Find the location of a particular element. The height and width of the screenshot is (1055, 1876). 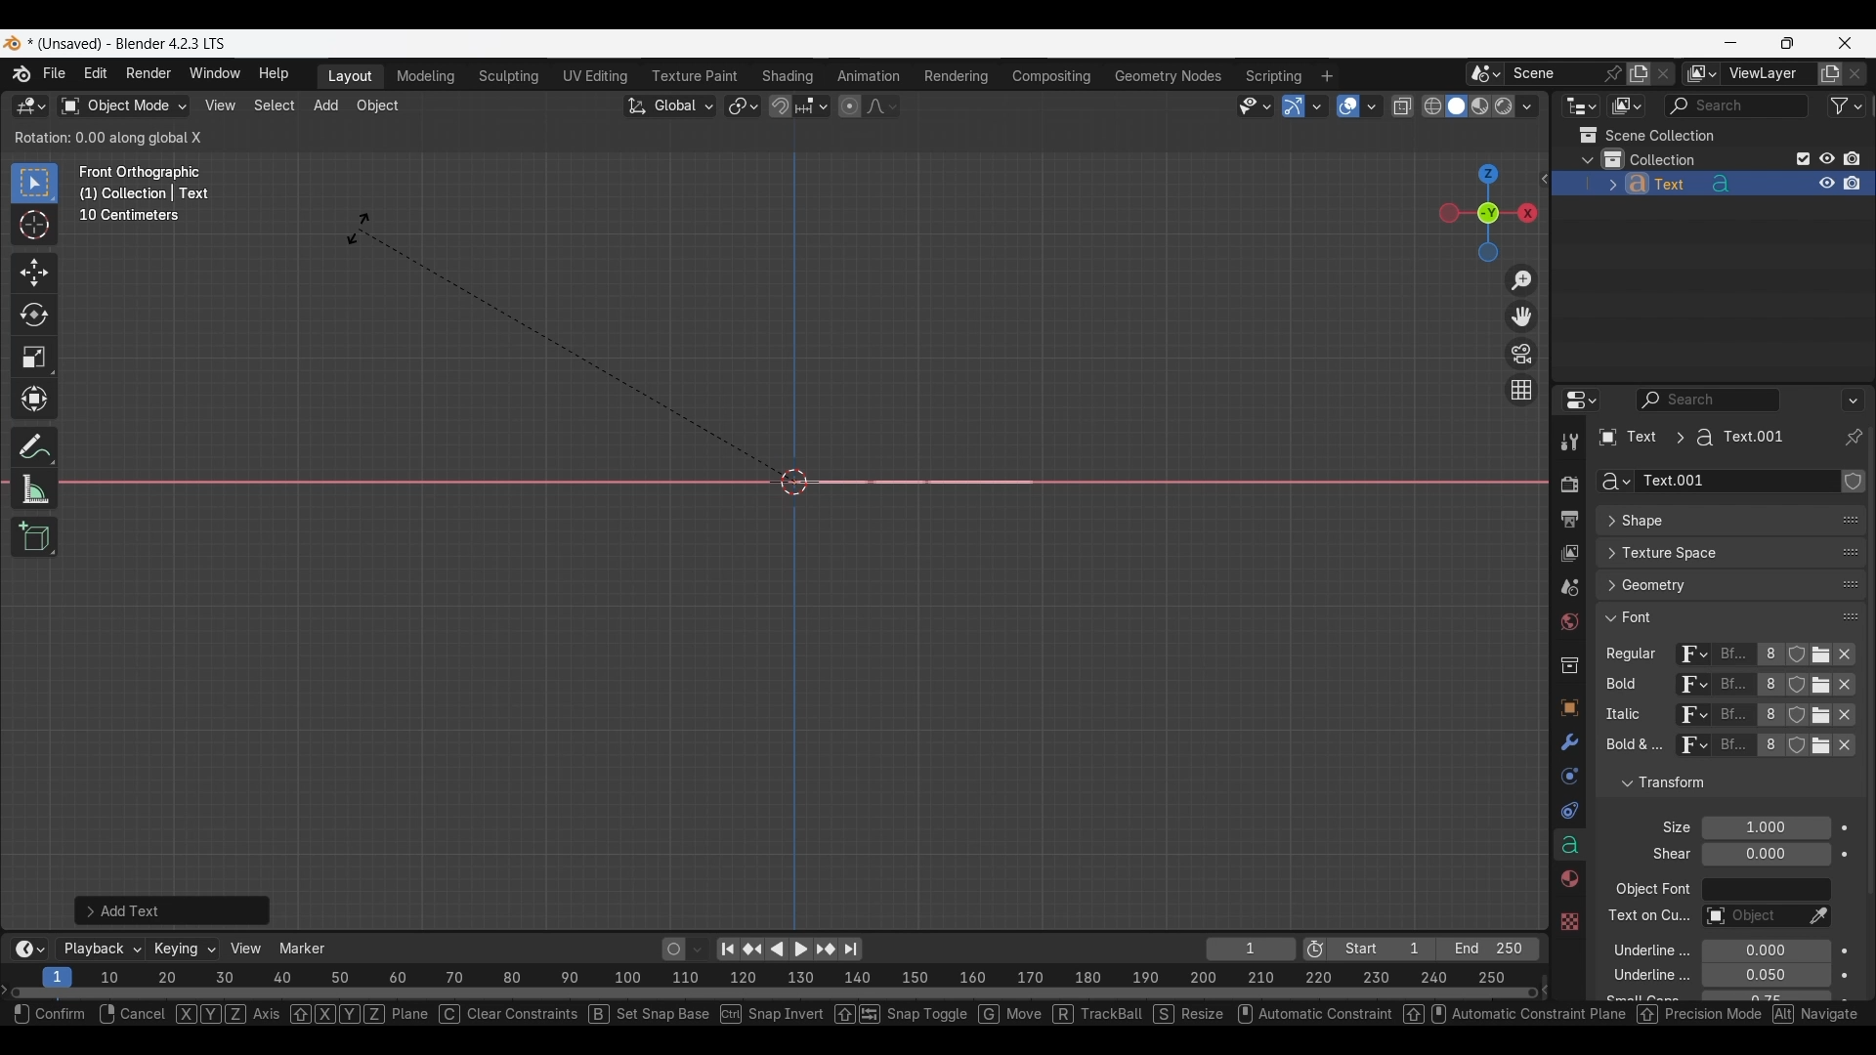

Use preview range is located at coordinates (1315, 949).